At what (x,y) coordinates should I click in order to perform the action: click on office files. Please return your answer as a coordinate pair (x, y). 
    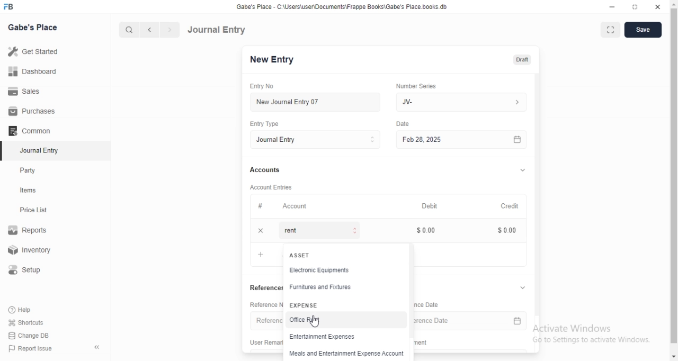
    Looking at the image, I should click on (305, 321).